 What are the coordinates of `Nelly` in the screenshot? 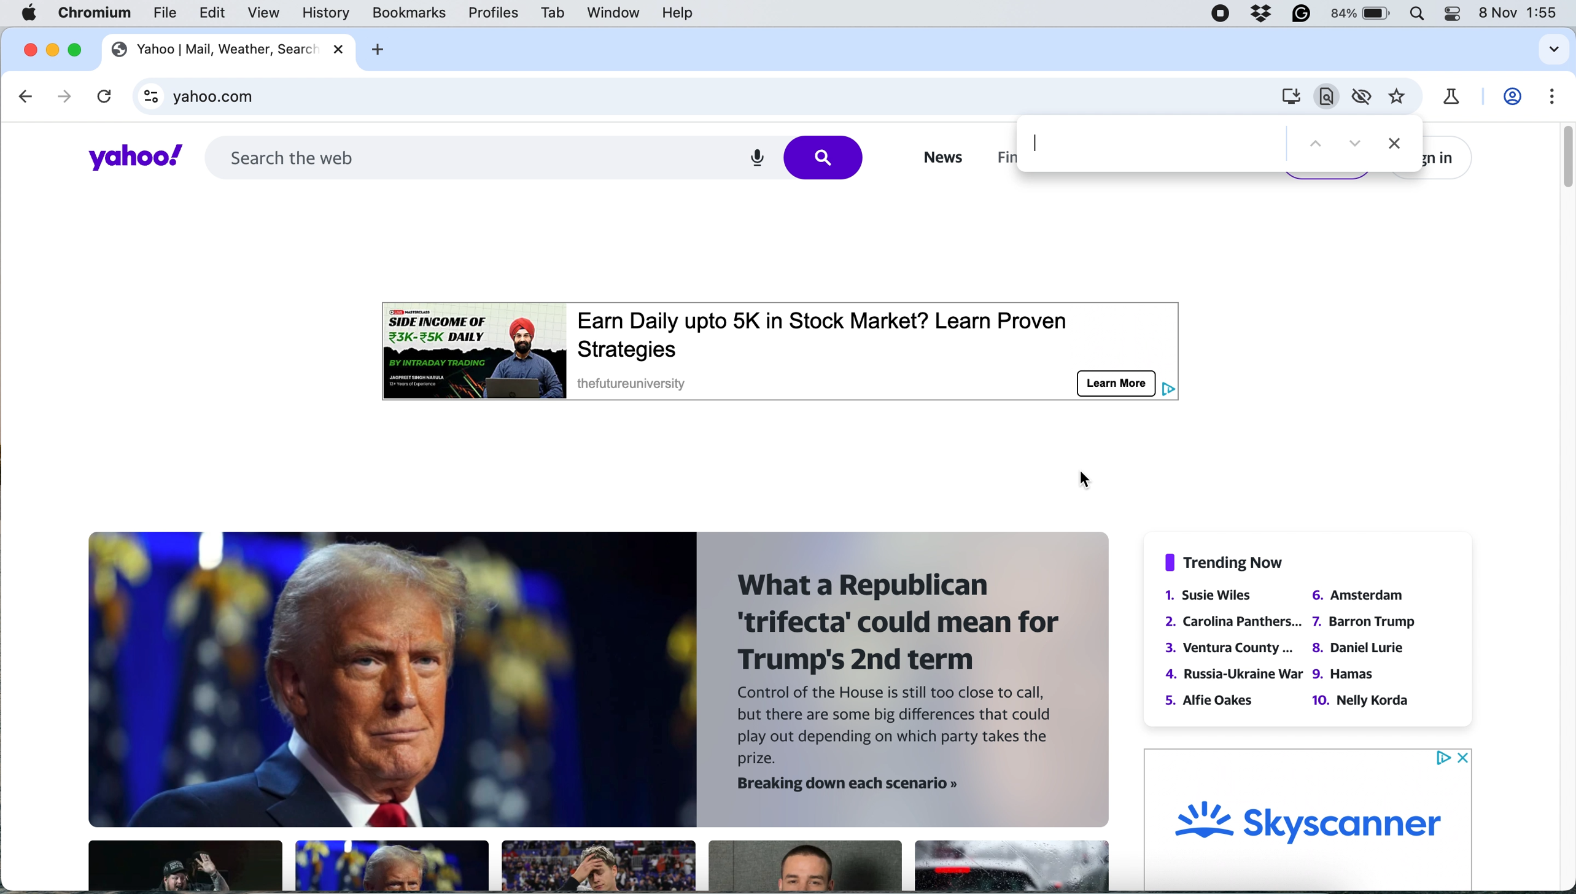 It's located at (1362, 699).